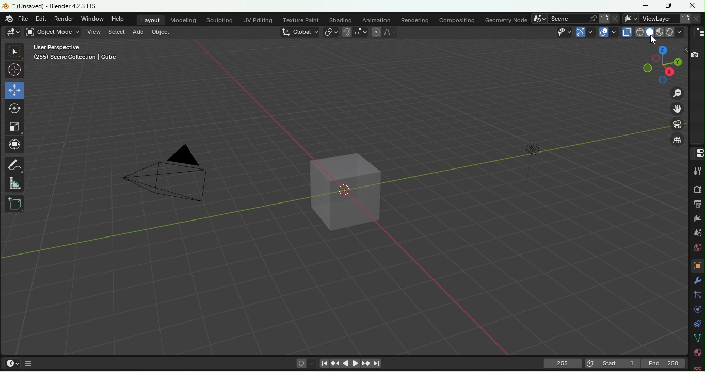  I want to click on Delete scene, so click(615, 18).